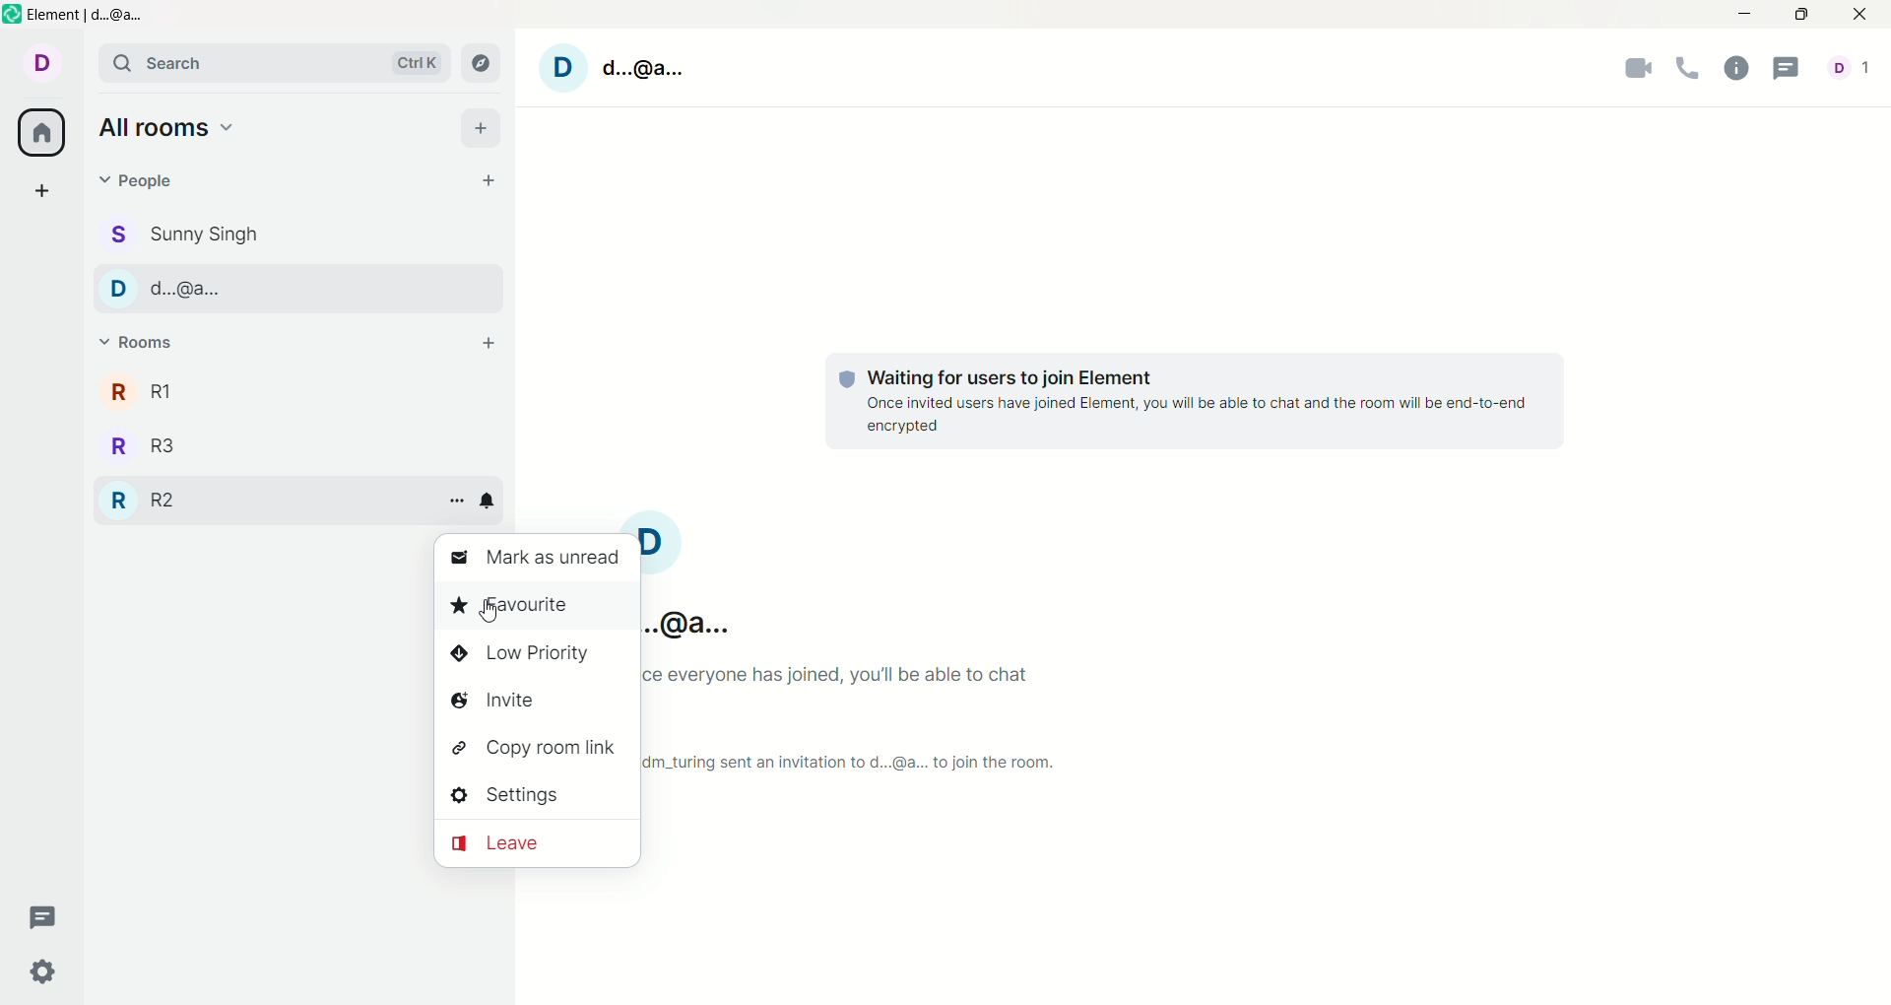 This screenshot has width=1891, height=1005. I want to click on R2 room, so click(143, 503).